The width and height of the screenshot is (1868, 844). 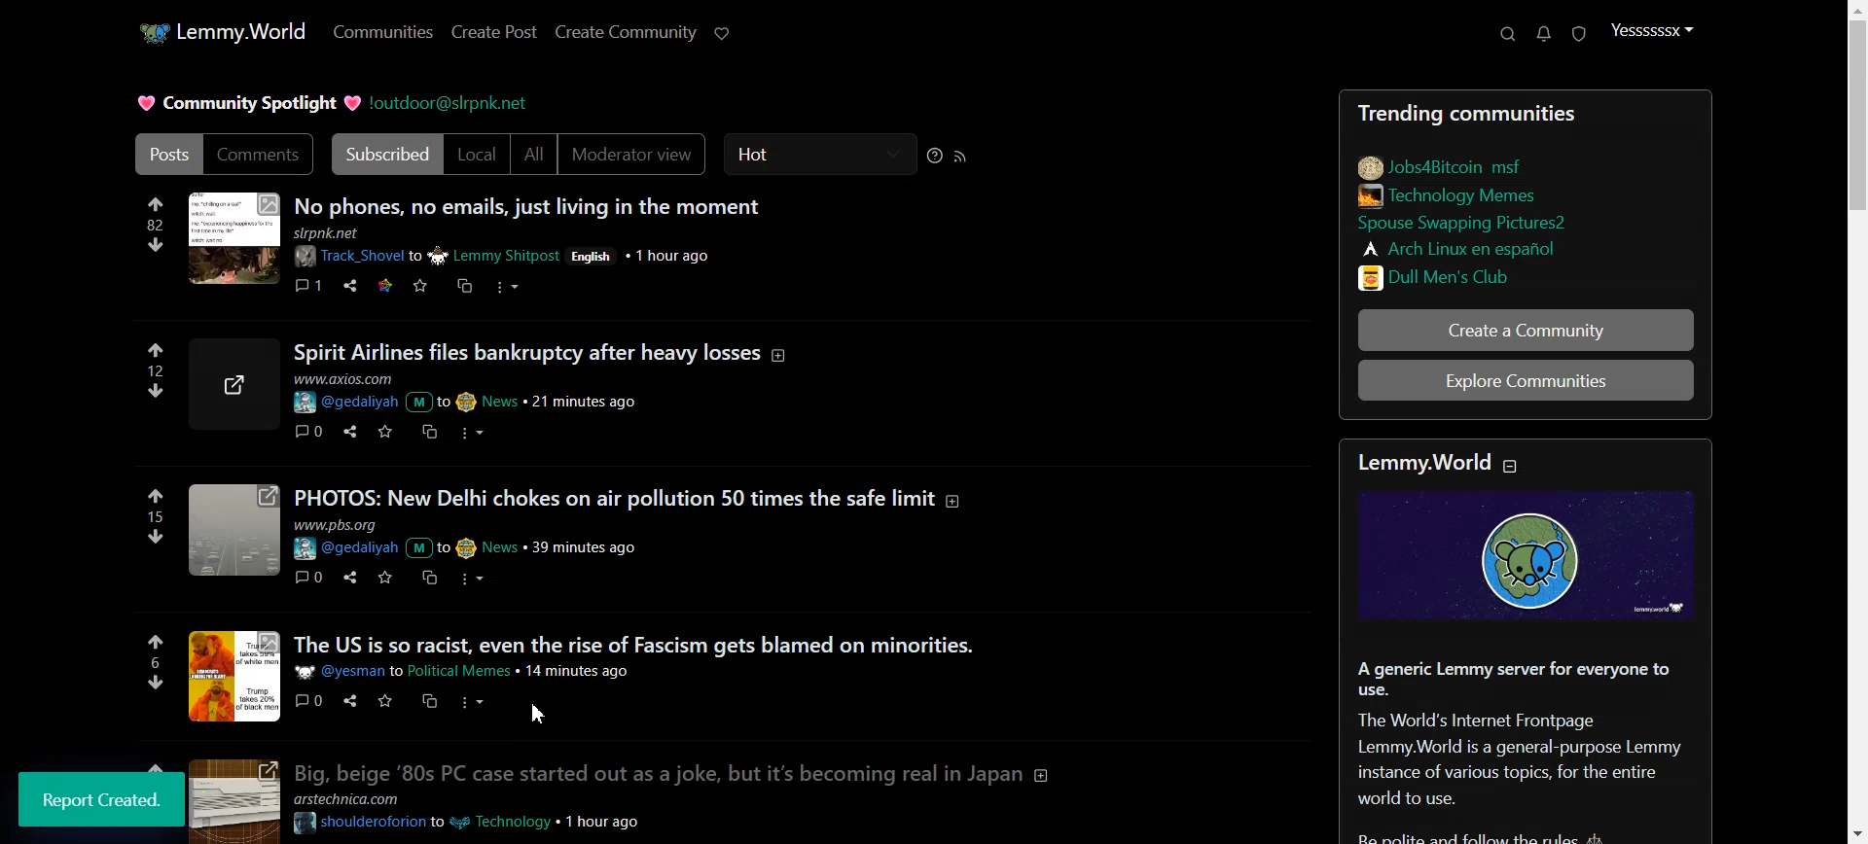 I want to click on downvote, so click(x=152, y=682).